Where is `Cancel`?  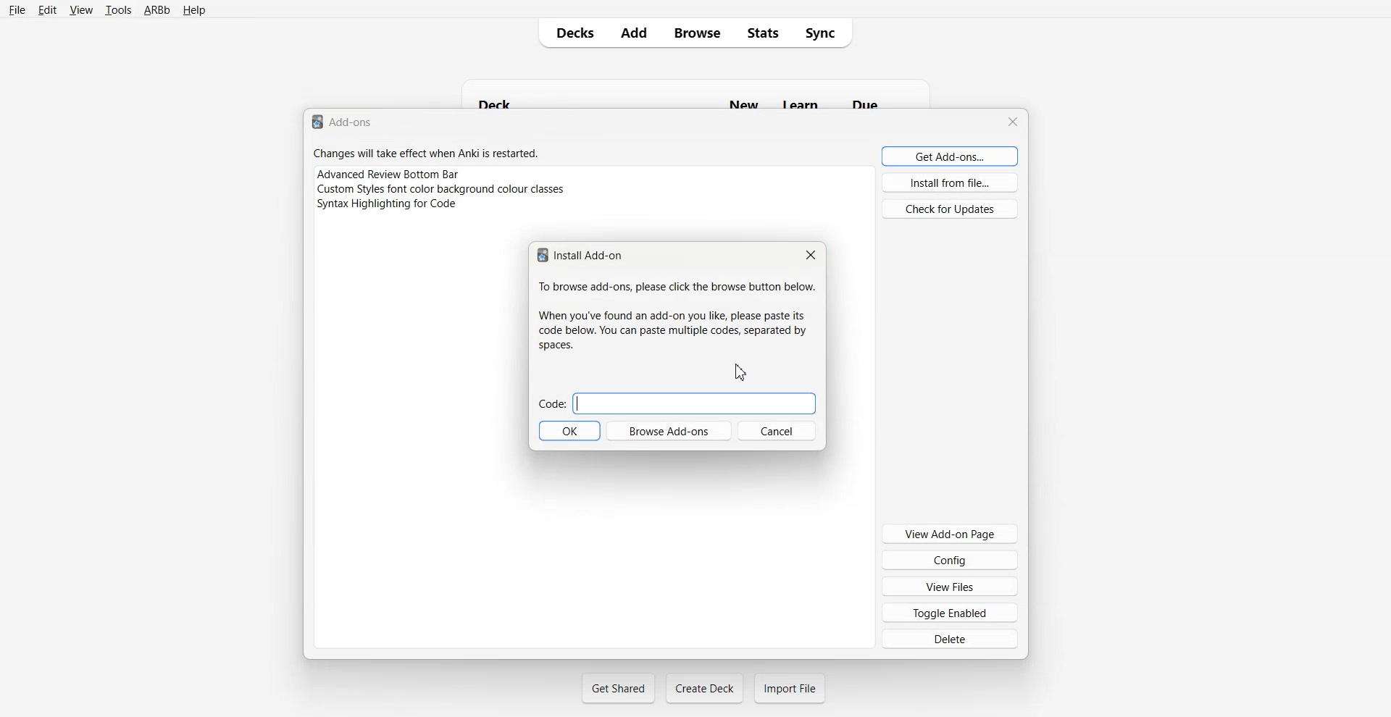 Cancel is located at coordinates (778, 430).